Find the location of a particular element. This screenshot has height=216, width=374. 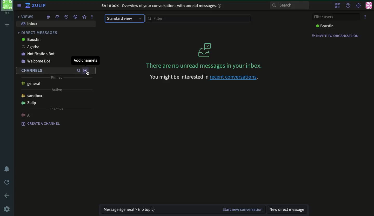

notification is located at coordinates (9, 170).